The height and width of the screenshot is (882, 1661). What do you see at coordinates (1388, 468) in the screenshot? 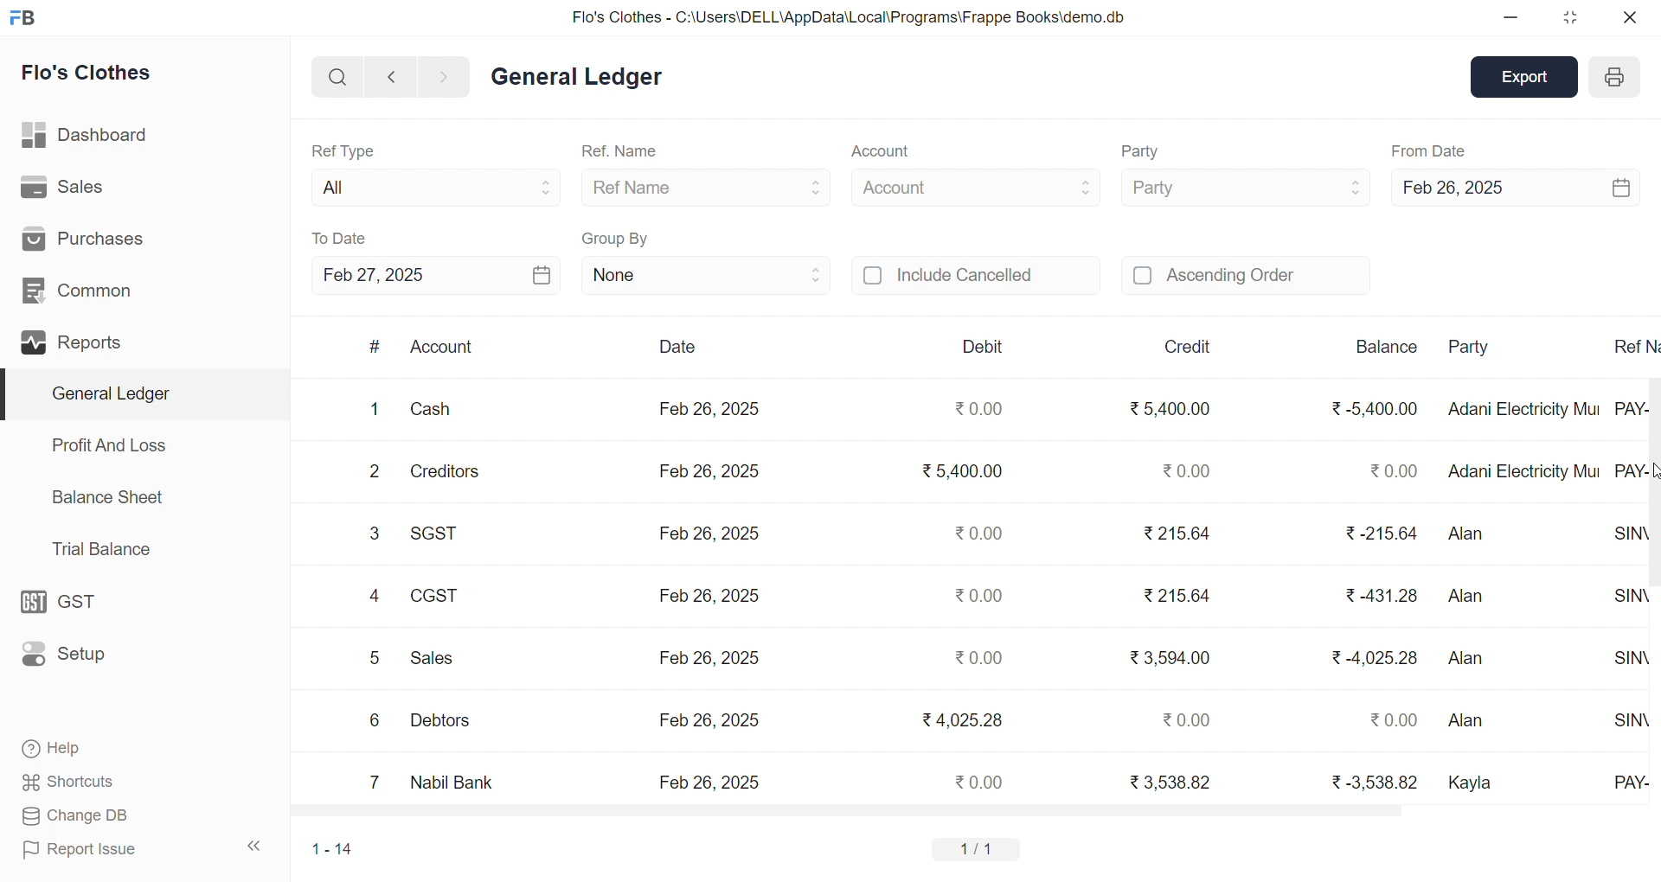
I see `₹ 0.00` at bounding box center [1388, 468].